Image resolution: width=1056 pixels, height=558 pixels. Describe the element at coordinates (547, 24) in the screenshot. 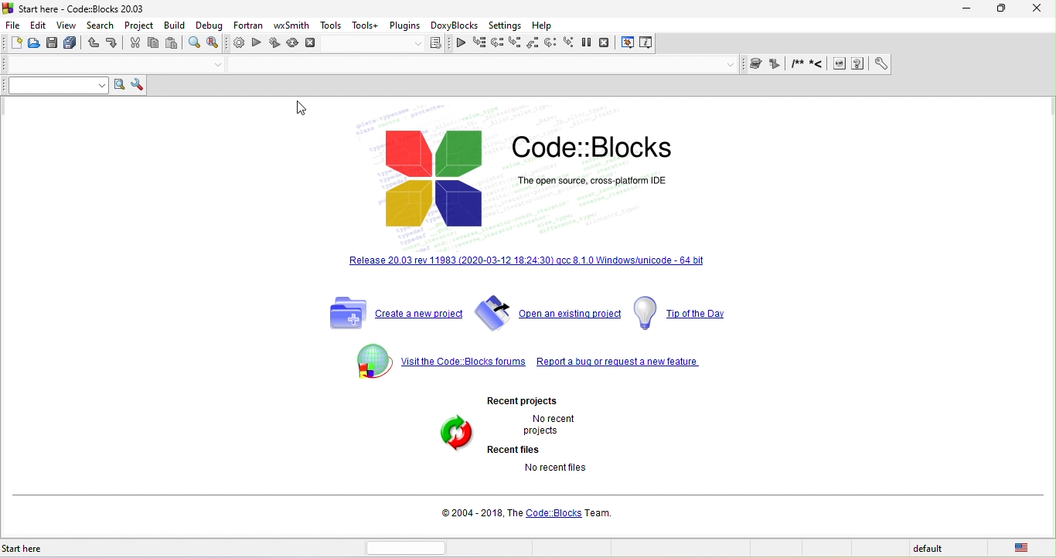

I see `help` at that location.